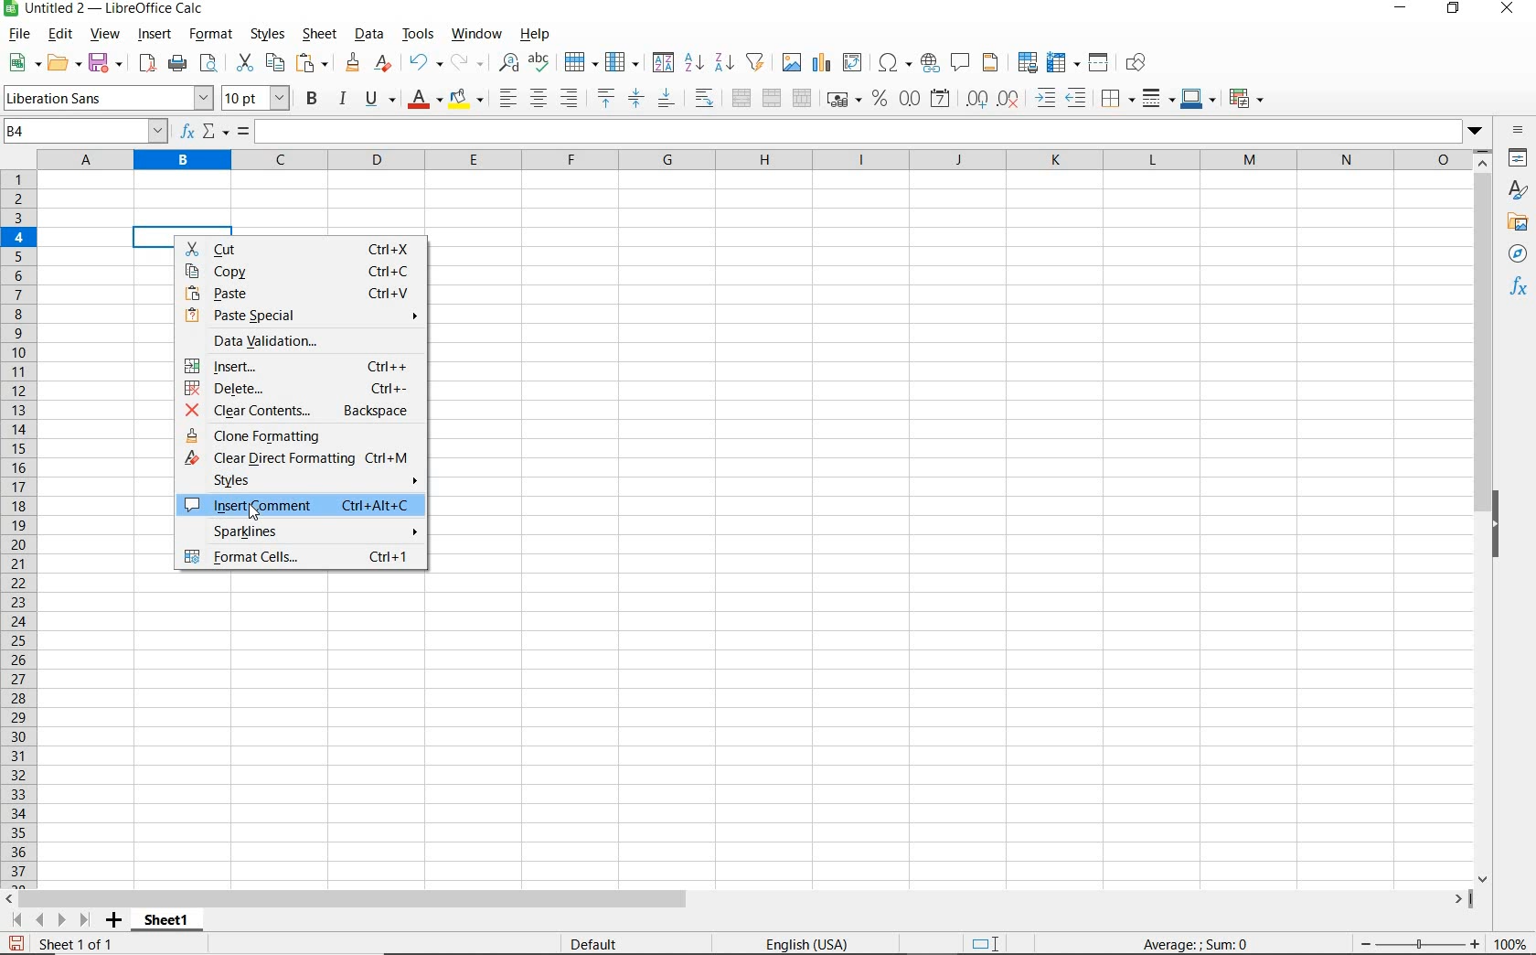 This screenshot has height=955, width=1536. I want to click on edit, so click(60, 34).